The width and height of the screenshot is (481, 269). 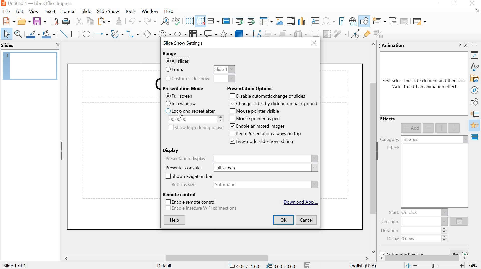 What do you see at coordinates (256, 34) in the screenshot?
I see `rotate` at bounding box center [256, 34].